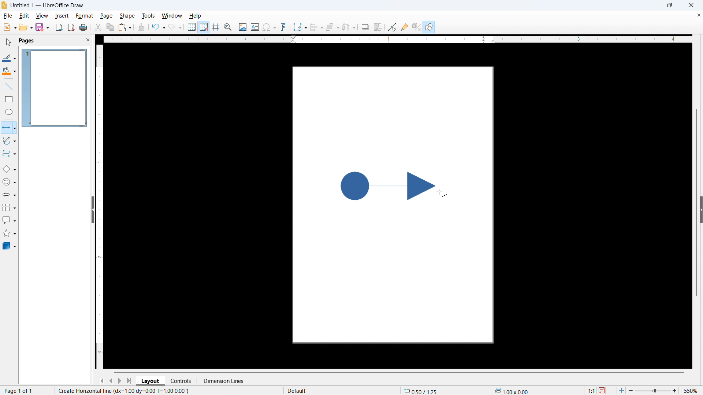  I want to click on Next page , so click(119, 381).